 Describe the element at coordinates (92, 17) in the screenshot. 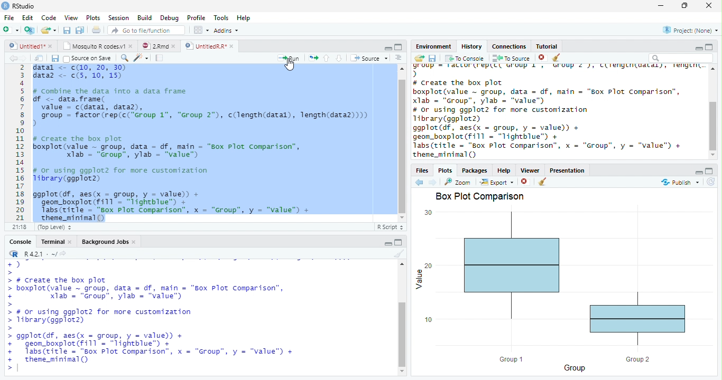

I see `Plots` at that location.